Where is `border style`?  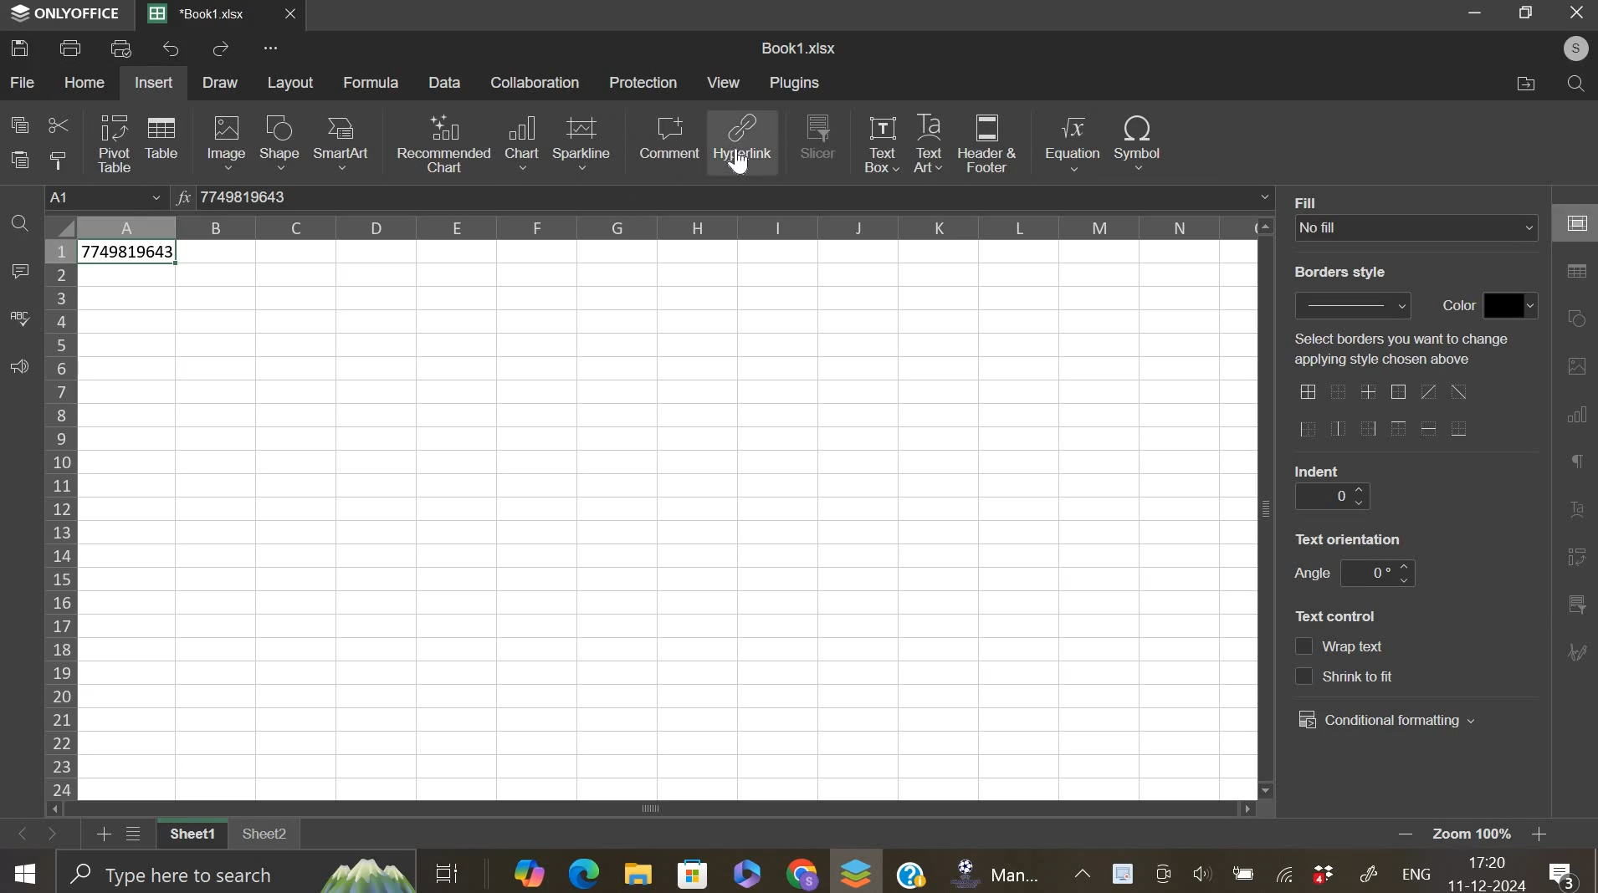
border style is located at coordinates (1352, 305).